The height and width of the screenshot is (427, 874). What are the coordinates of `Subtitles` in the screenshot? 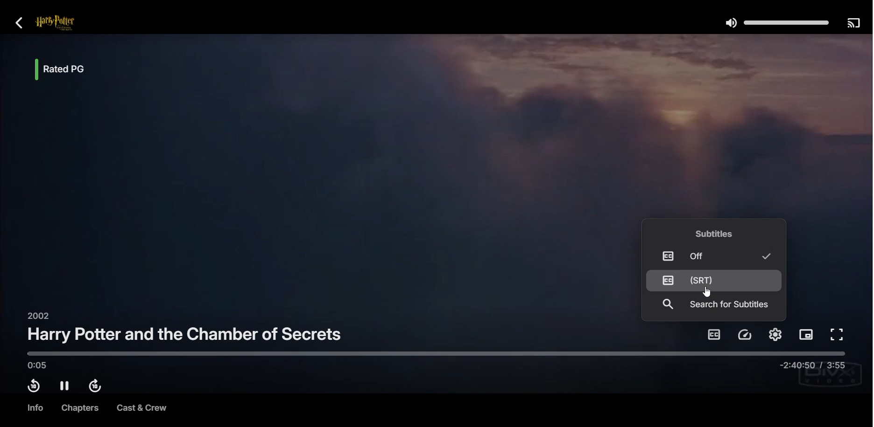 It's located at (713, 334).